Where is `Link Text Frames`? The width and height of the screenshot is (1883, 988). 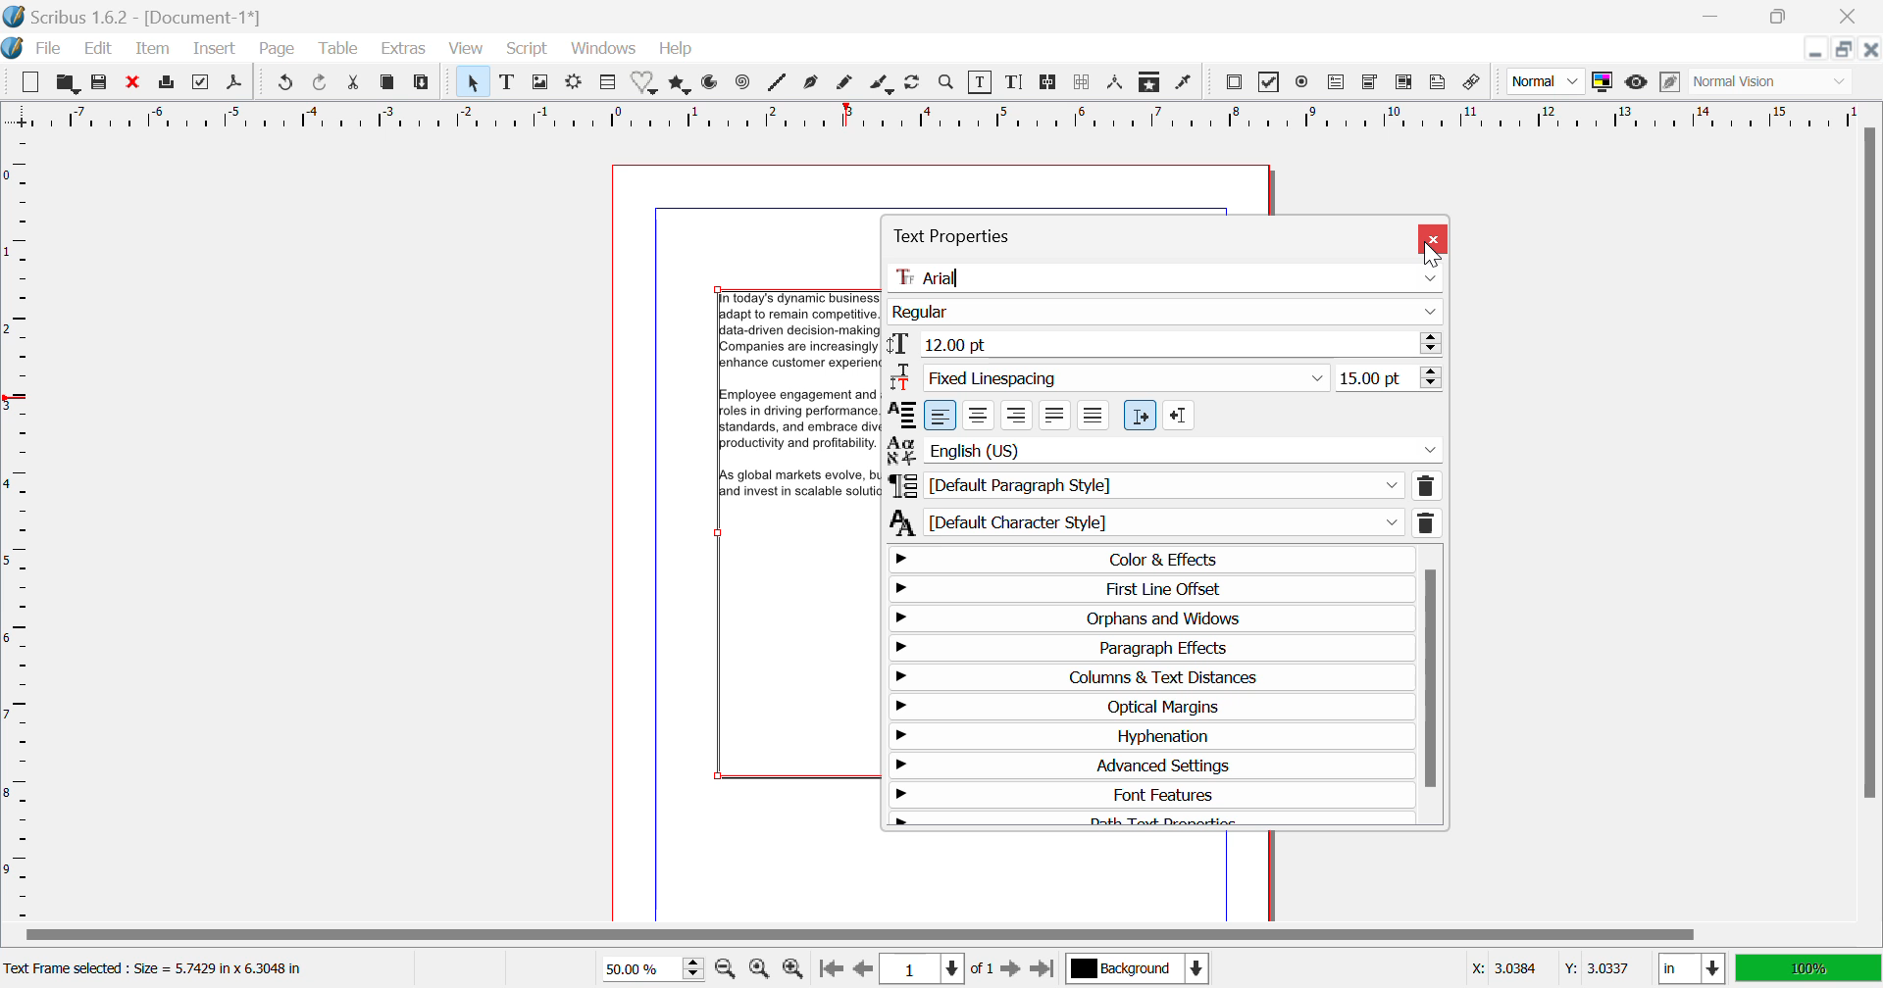 Link Text Frames is located at coordinates (1051, 81).